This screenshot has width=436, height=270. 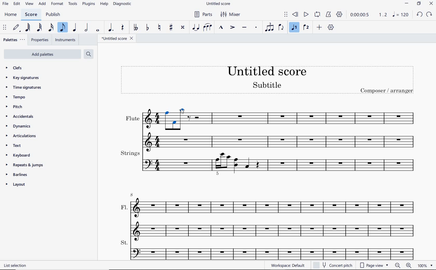 I want to click on clefs, so click(x=15, y=68).